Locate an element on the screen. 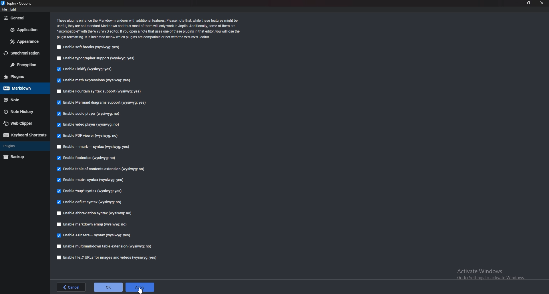  ok is located at coordinates (108, 287).